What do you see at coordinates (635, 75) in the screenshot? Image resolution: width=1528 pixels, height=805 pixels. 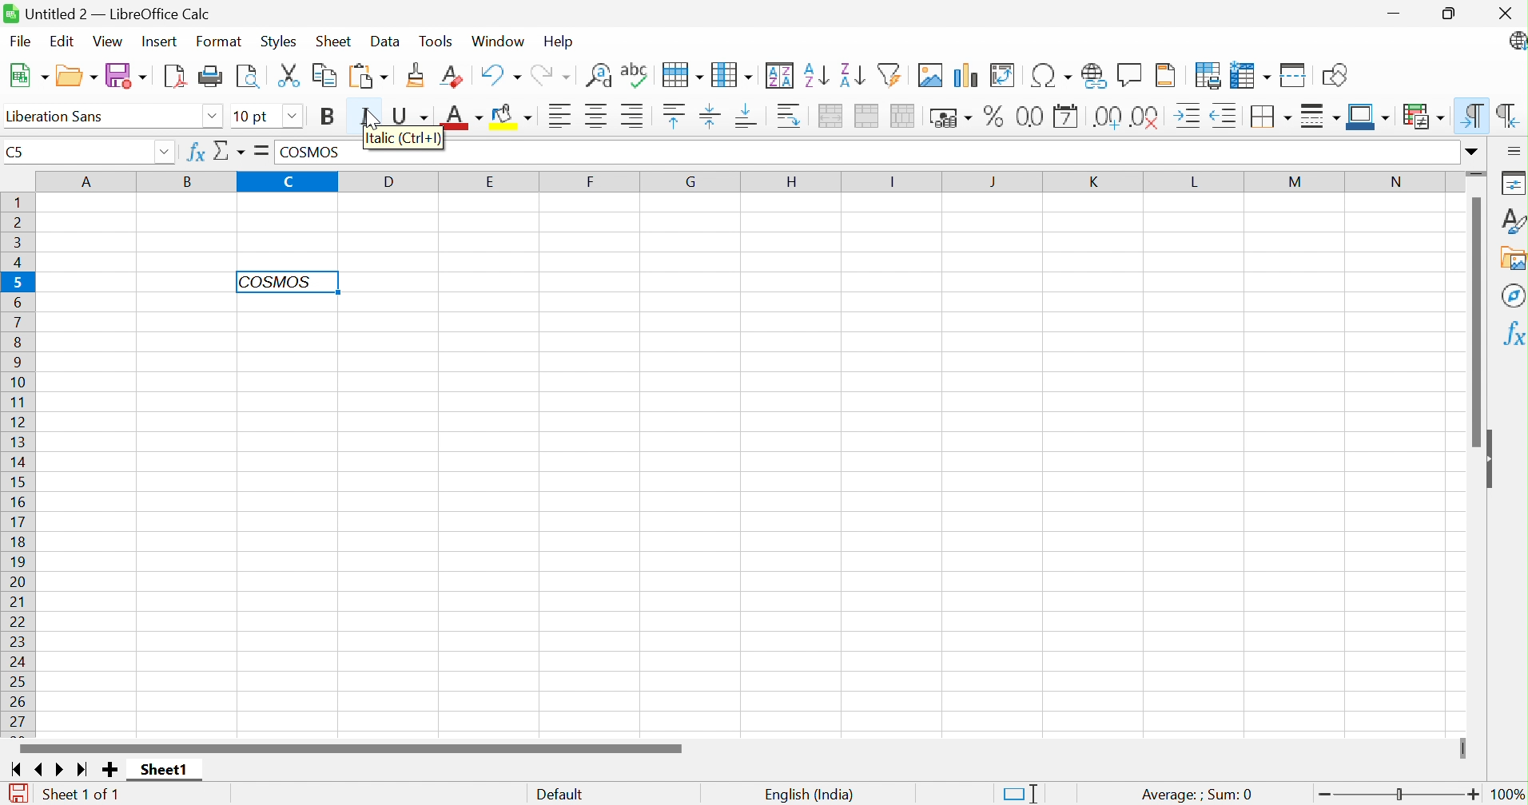 I see `Check spelling` at bounding box center [635, 75].